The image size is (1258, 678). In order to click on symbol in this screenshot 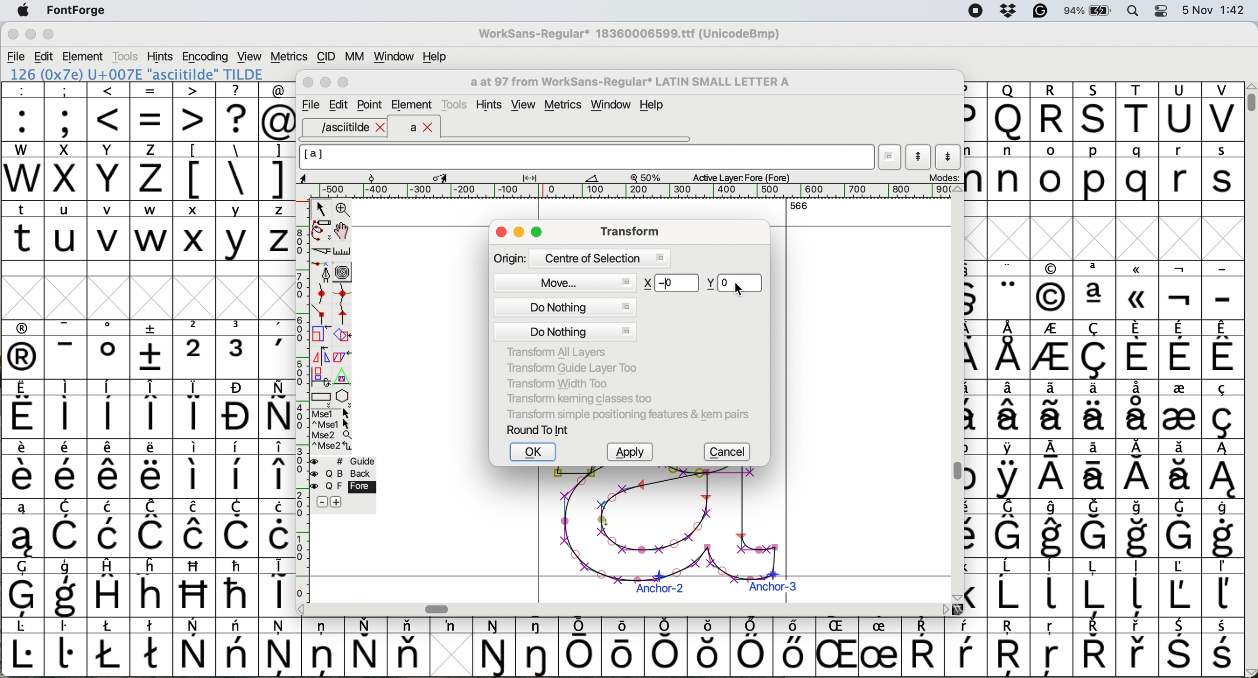, I will do `click(66, 469)`.